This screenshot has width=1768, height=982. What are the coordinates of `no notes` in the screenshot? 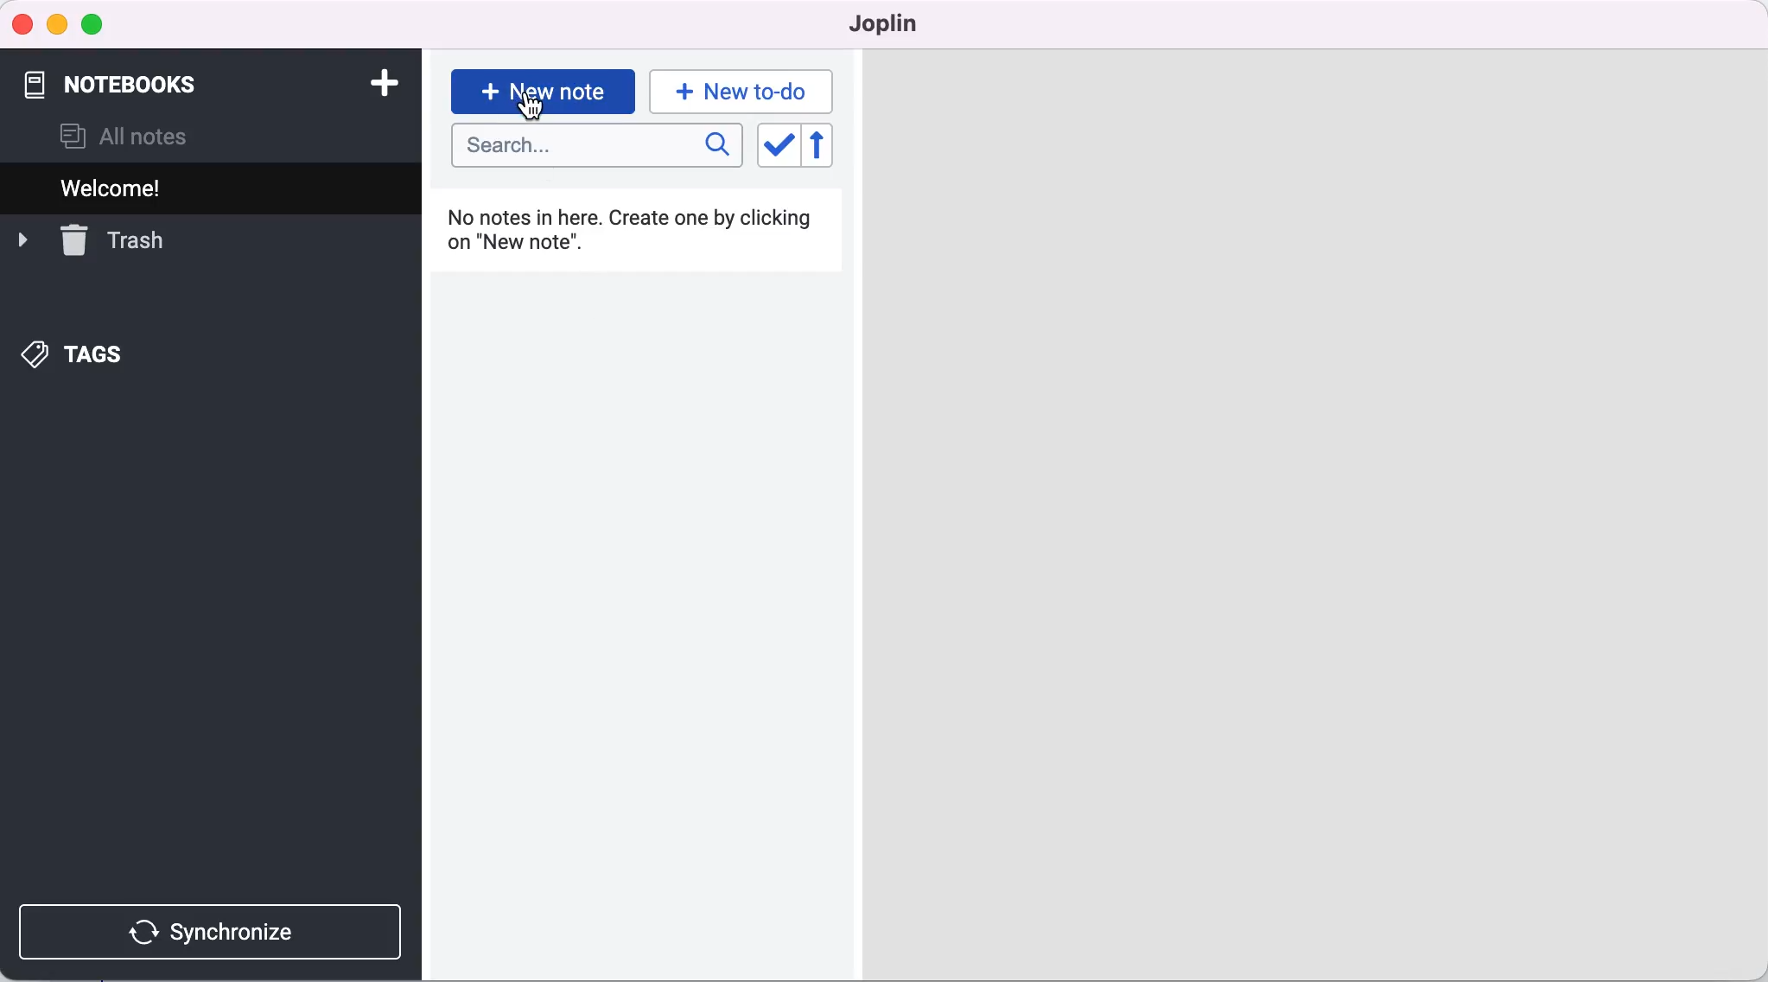 It's located at (646, 233).